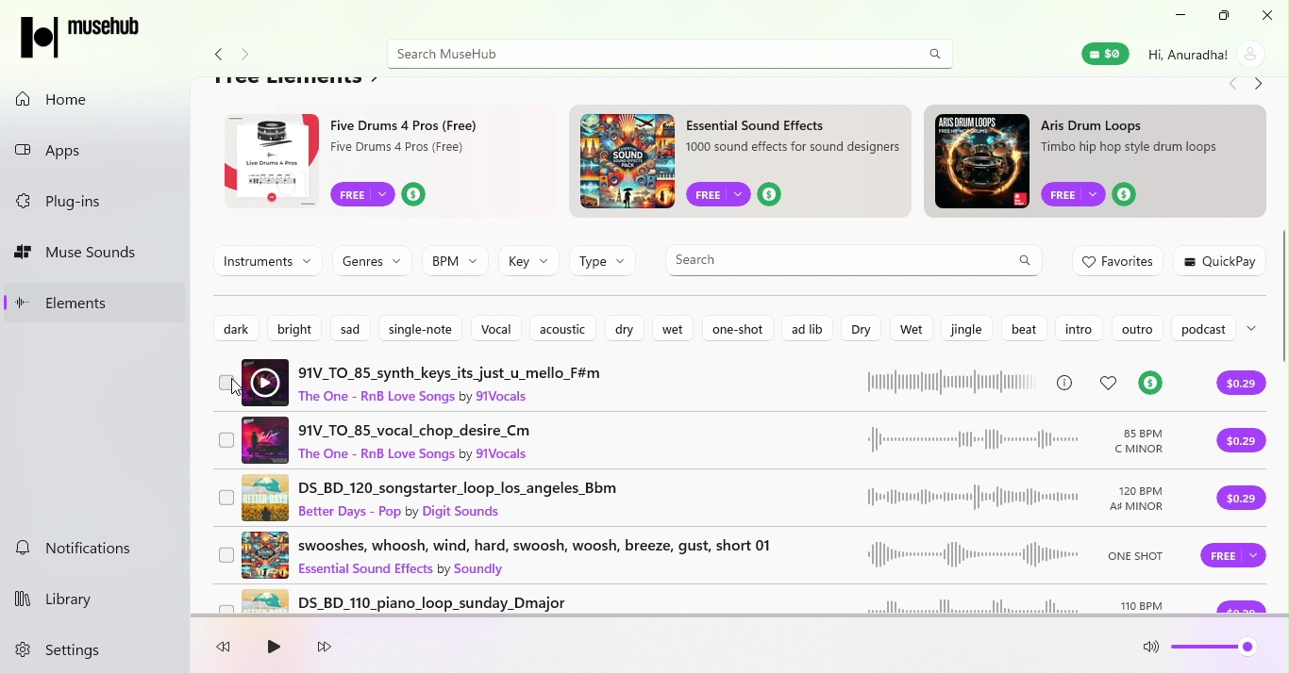 Image resolution: width=1289 pixels, height=673 pixels. I want to click on Minimize, so click(1176, 16).